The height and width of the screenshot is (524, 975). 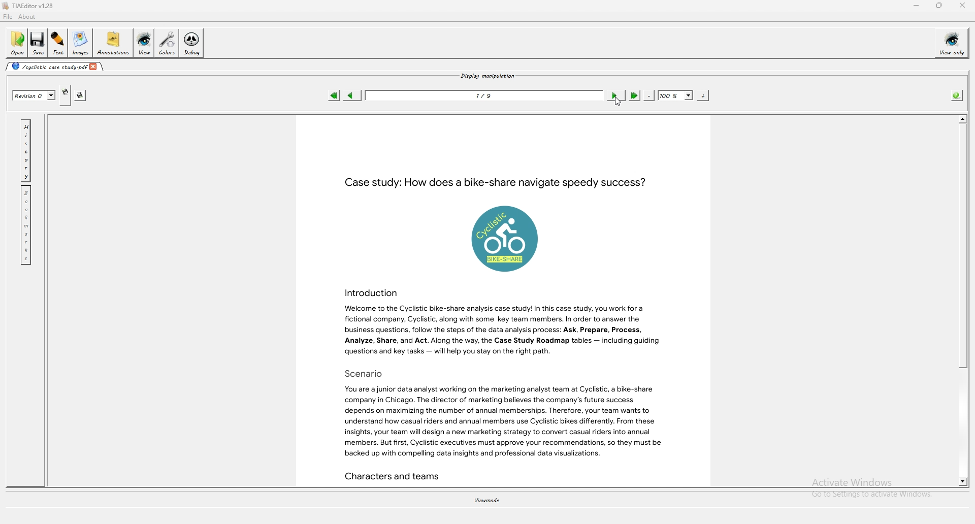 What do you see at coordinates (95, 66) in the screenshot?
I see `close` at bounding box center [95, 66].